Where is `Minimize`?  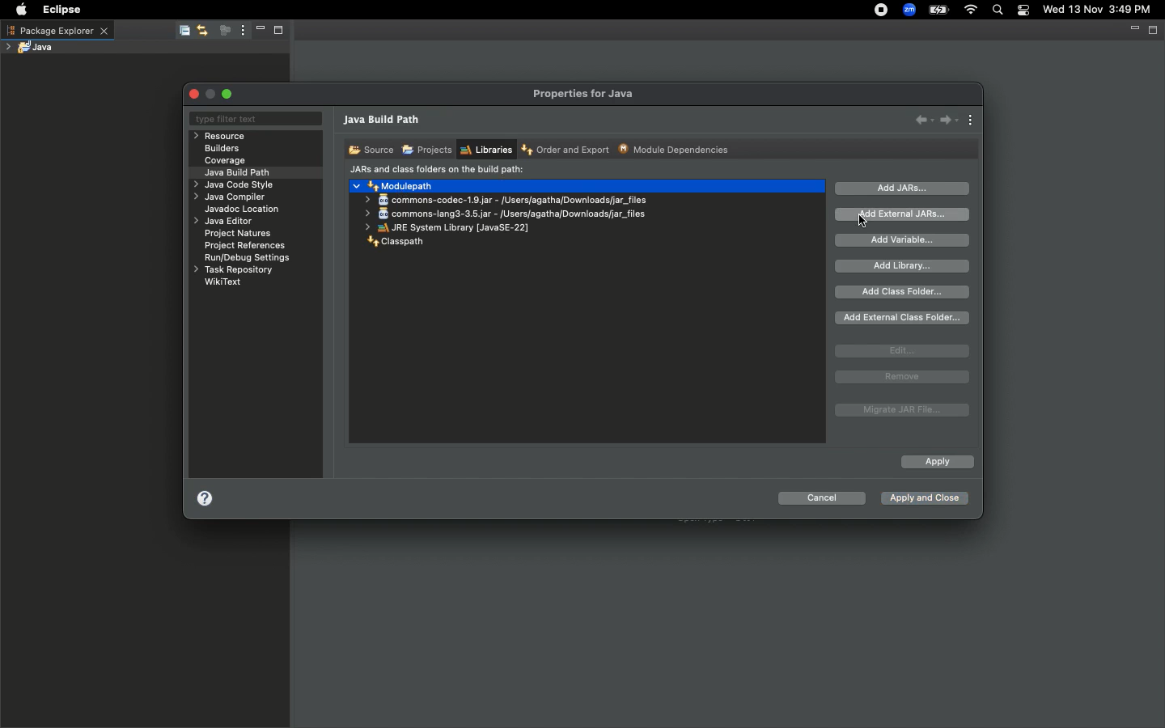 Minimize is located at coordinates (1133, 32).